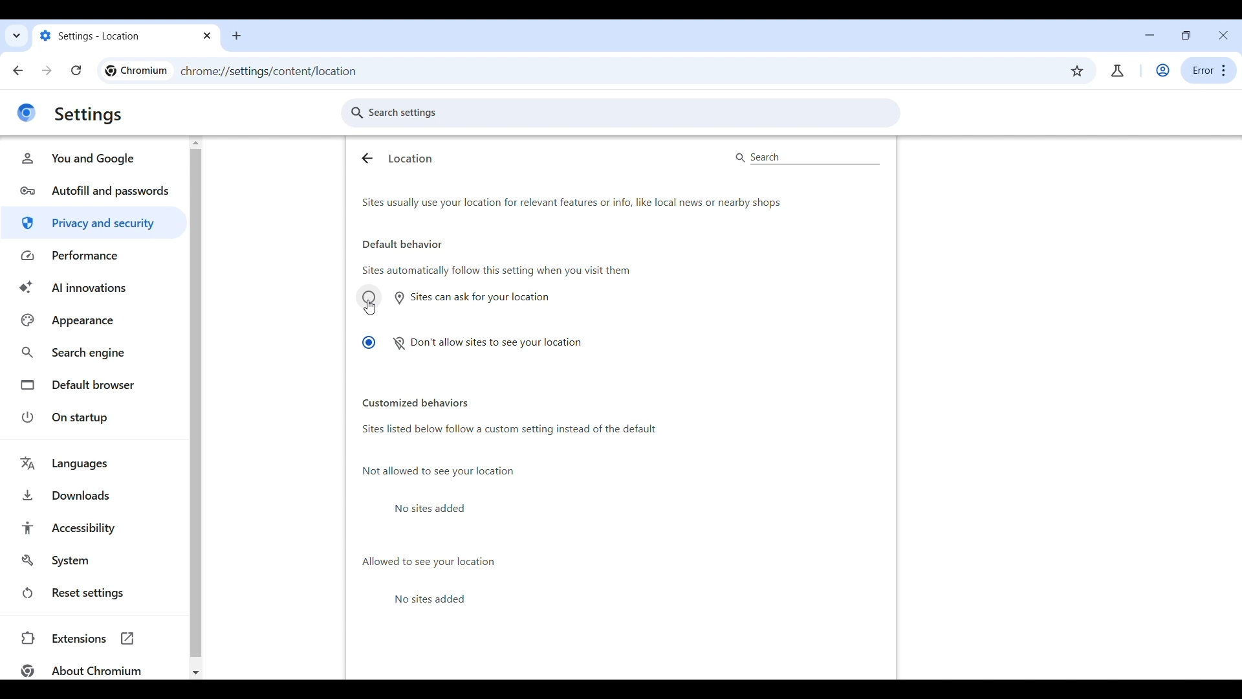  Describe the element at coordinates (438, 472) in the screenshot. I see `not allowed to see you location` at that location.